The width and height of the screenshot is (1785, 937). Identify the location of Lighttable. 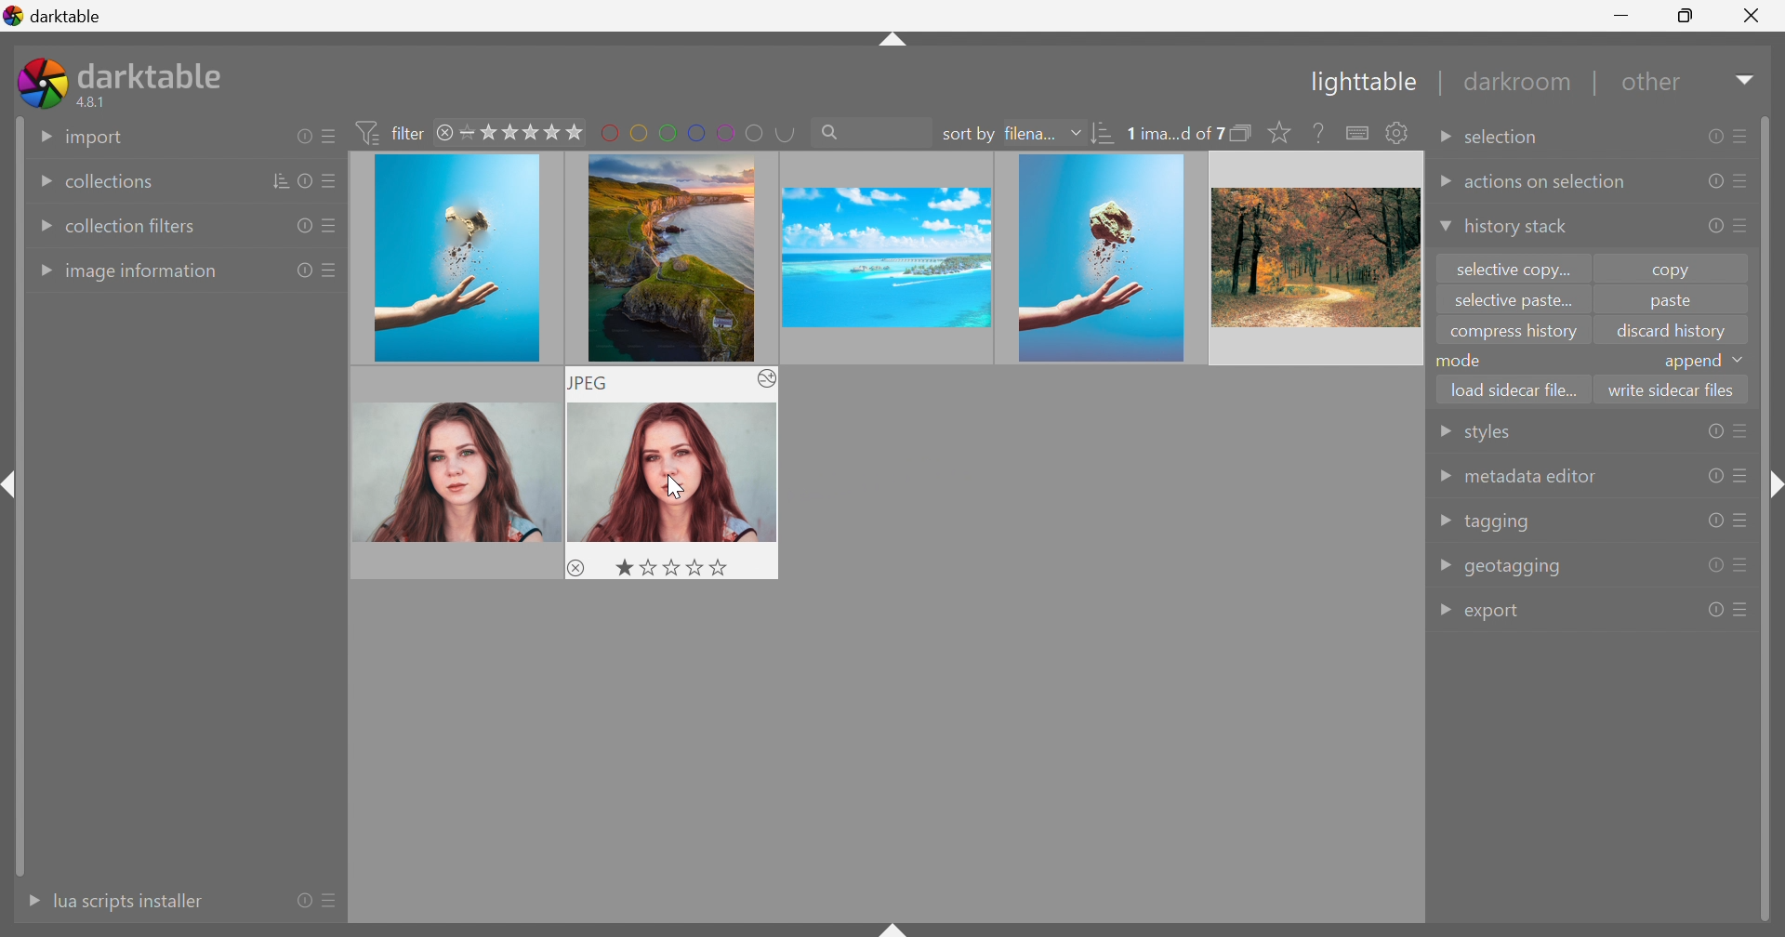
(1358, 85).